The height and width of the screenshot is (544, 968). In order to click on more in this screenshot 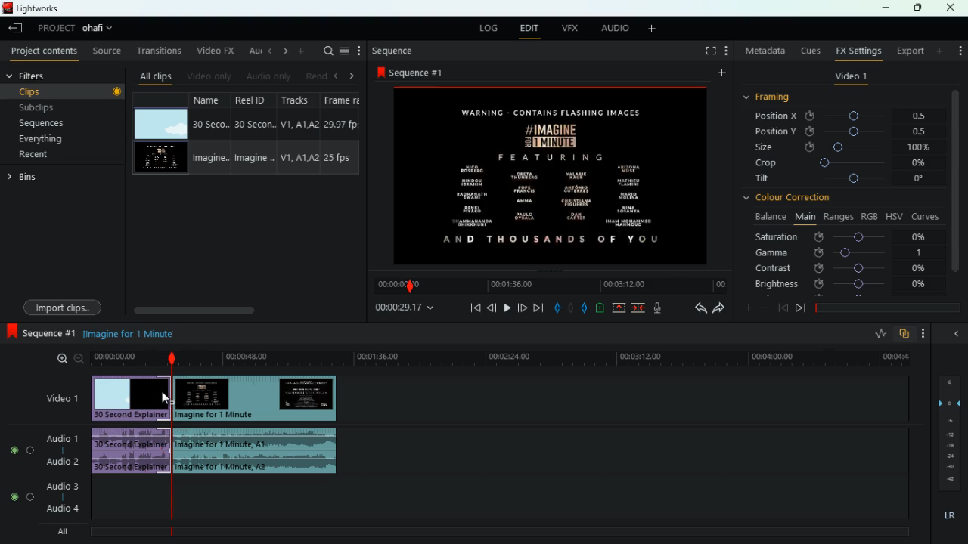, I will do `click(302, 51)`.